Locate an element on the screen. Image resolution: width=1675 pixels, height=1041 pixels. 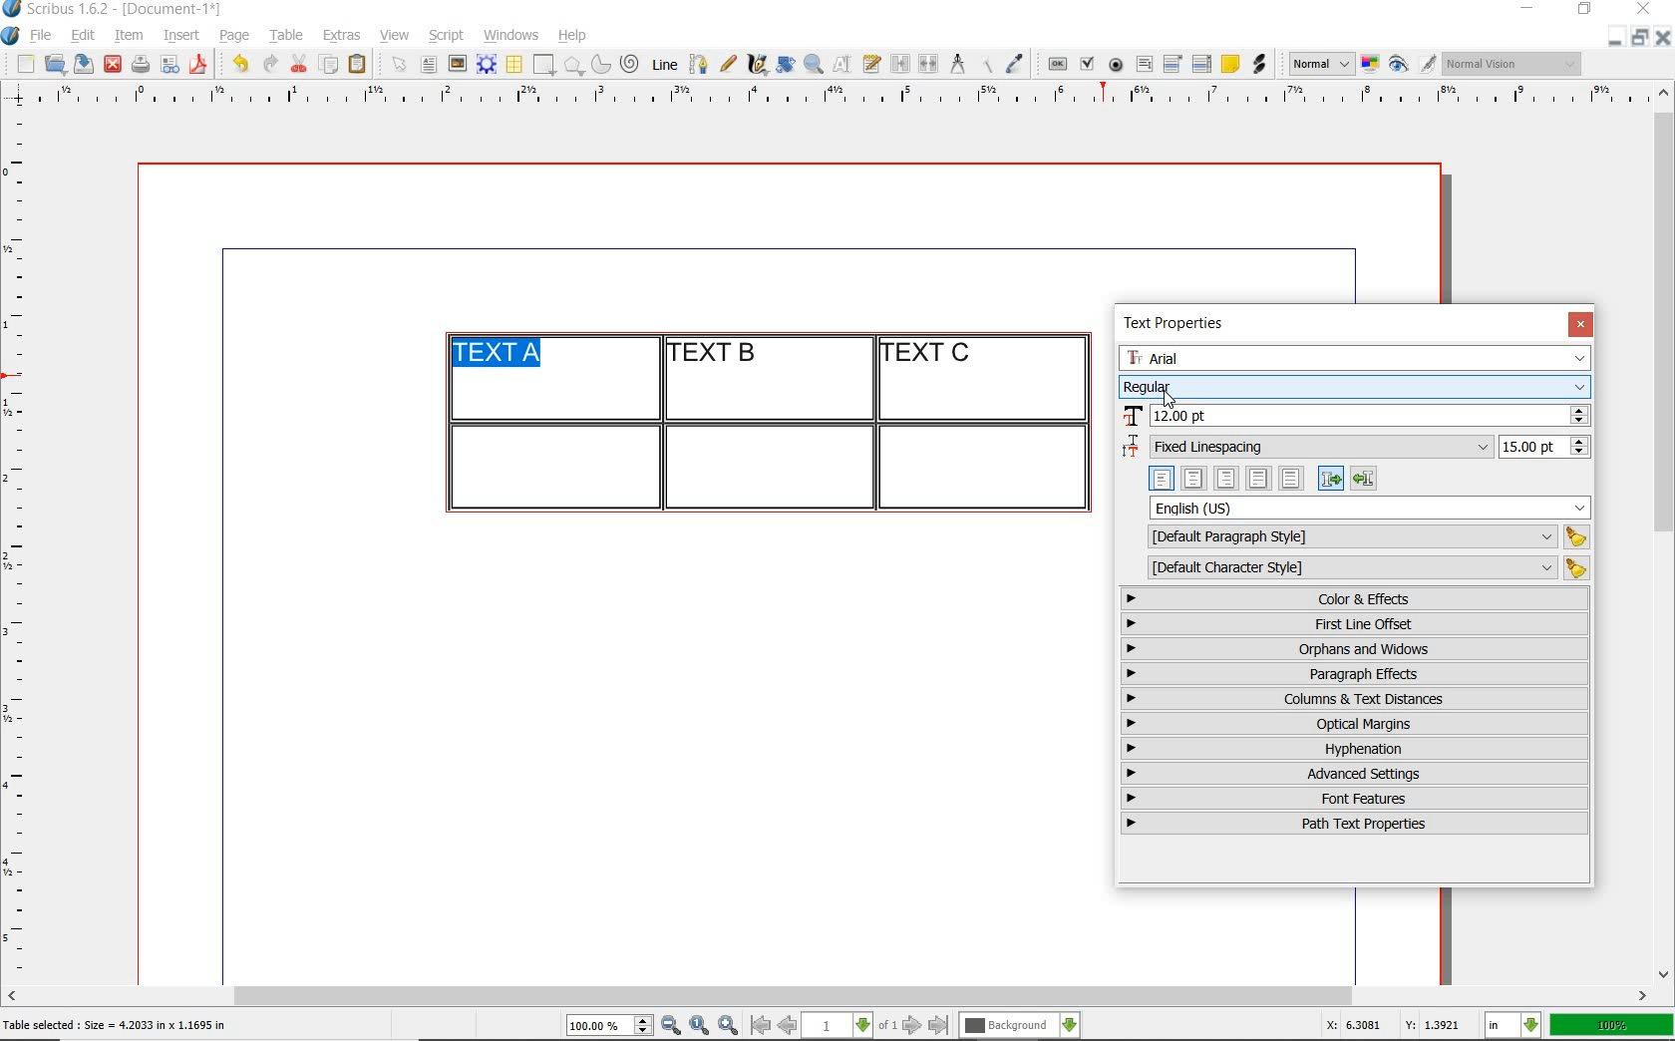
arc is located at coordinates (600, 64).